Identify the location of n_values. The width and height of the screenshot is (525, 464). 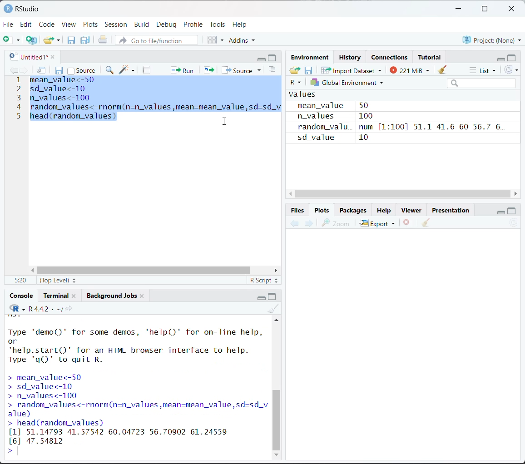
(318, 116).